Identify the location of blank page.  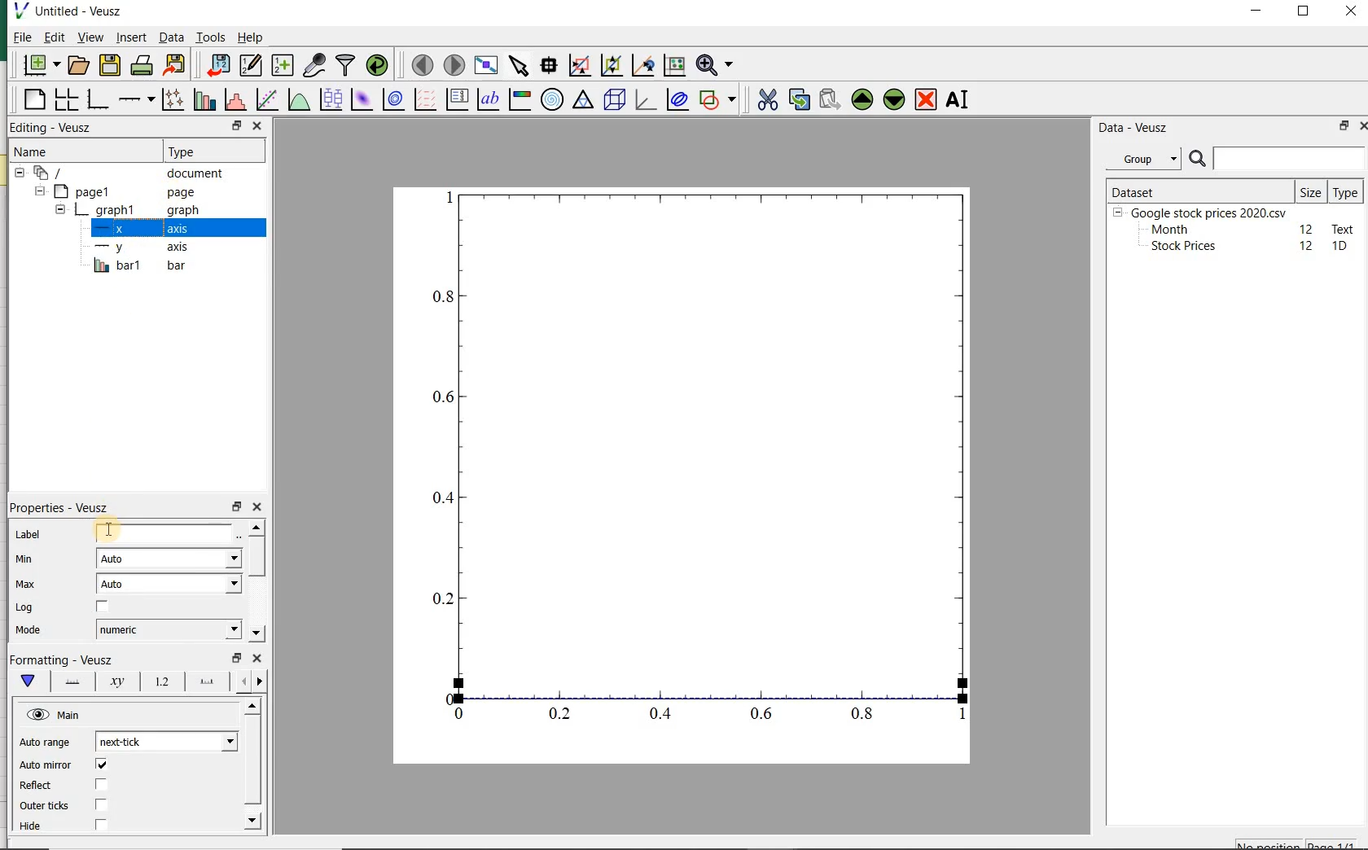
(33, 102).